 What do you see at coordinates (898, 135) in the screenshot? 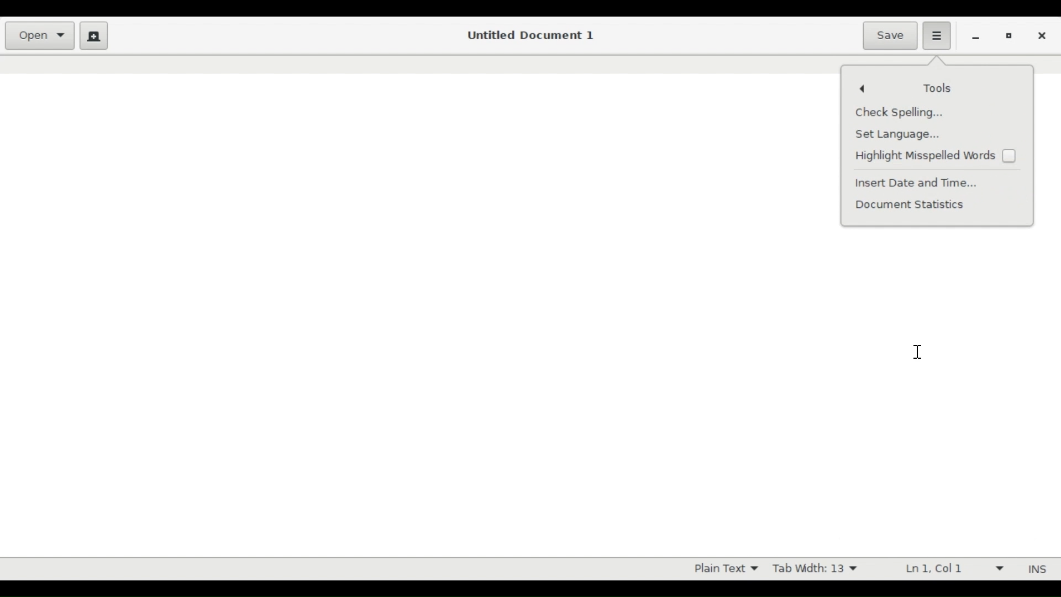
I see `Set language` at bounding box center [898, 135].